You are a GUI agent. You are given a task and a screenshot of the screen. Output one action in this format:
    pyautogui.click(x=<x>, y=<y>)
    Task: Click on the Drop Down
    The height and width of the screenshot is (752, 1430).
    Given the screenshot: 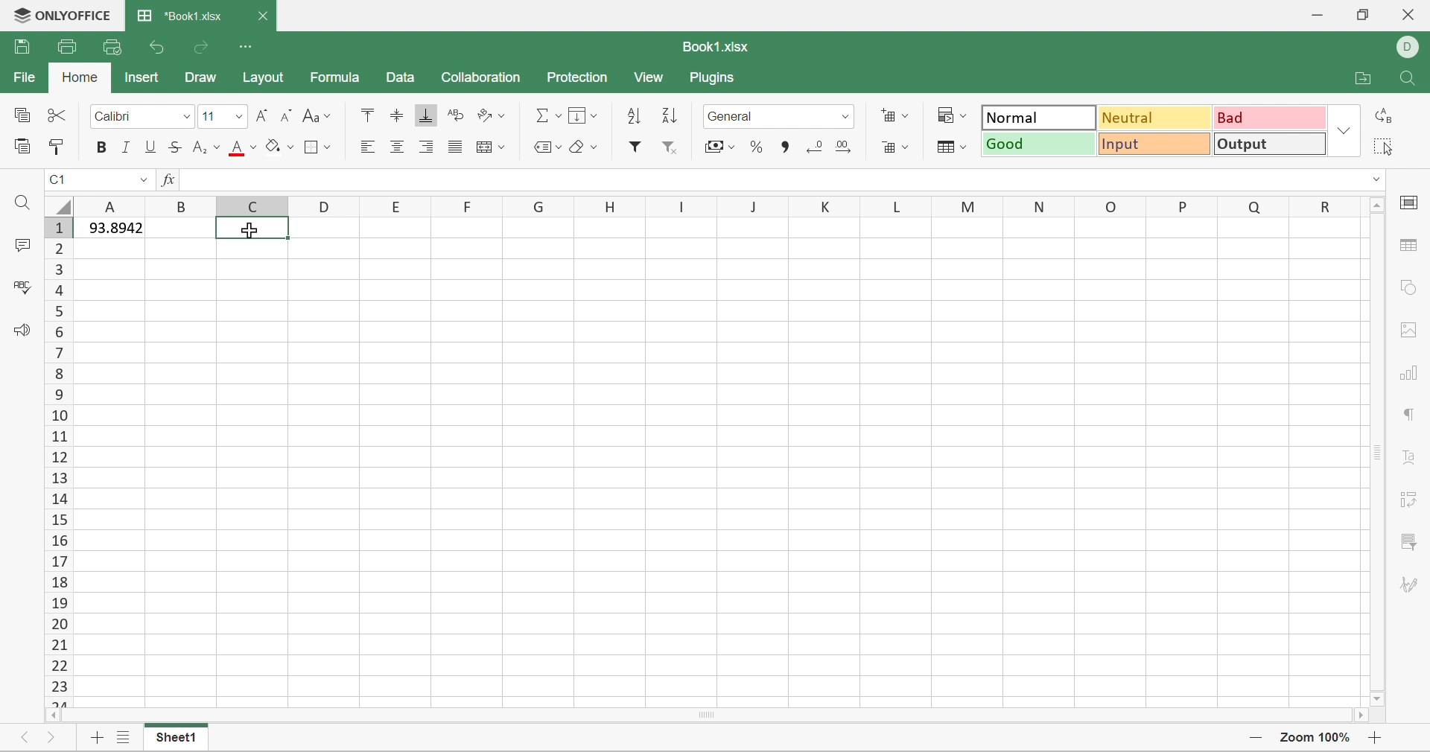 What is the action you would take?
    pyautogui.click(x=144, y=179)
    